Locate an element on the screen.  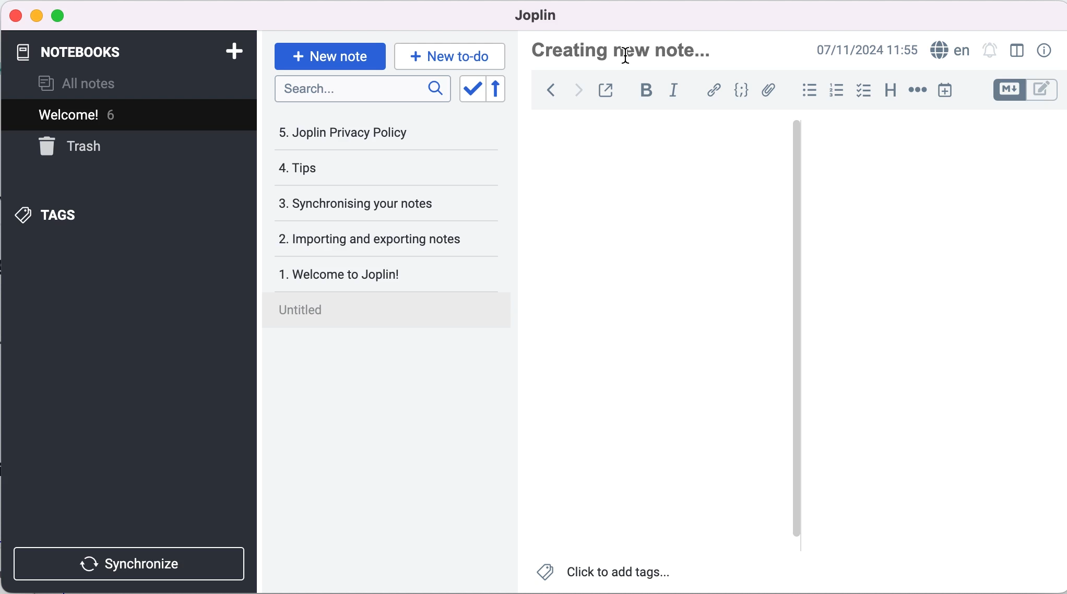
joplin privacy policy is located at coordinates (355, 132).